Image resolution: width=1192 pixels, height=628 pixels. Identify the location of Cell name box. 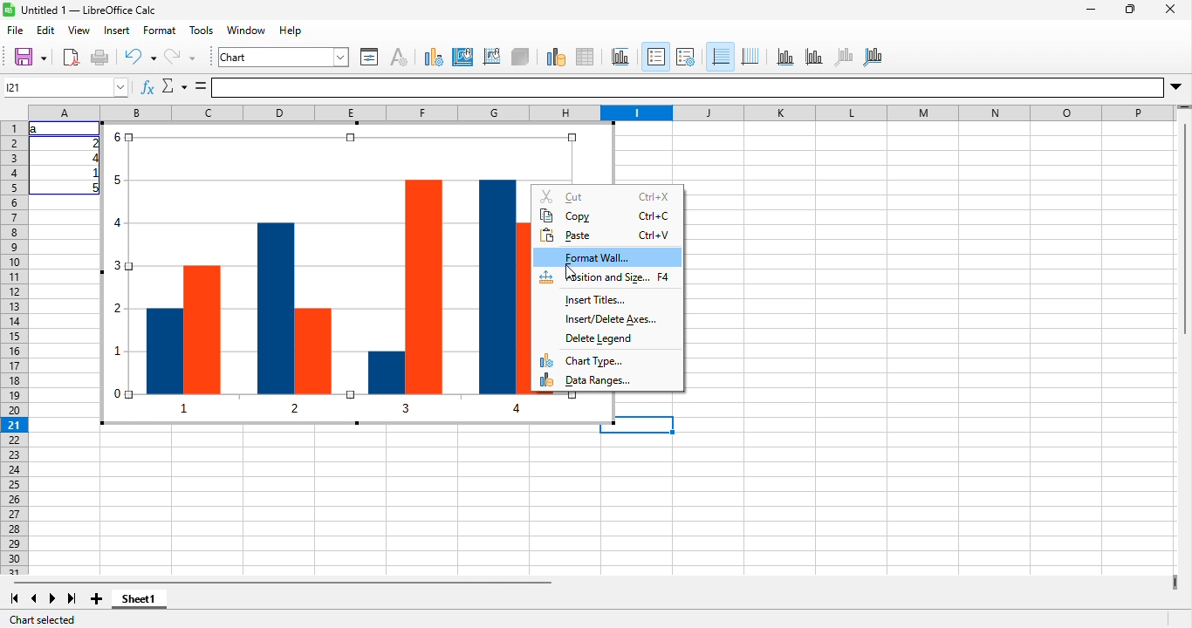
(66, 87).